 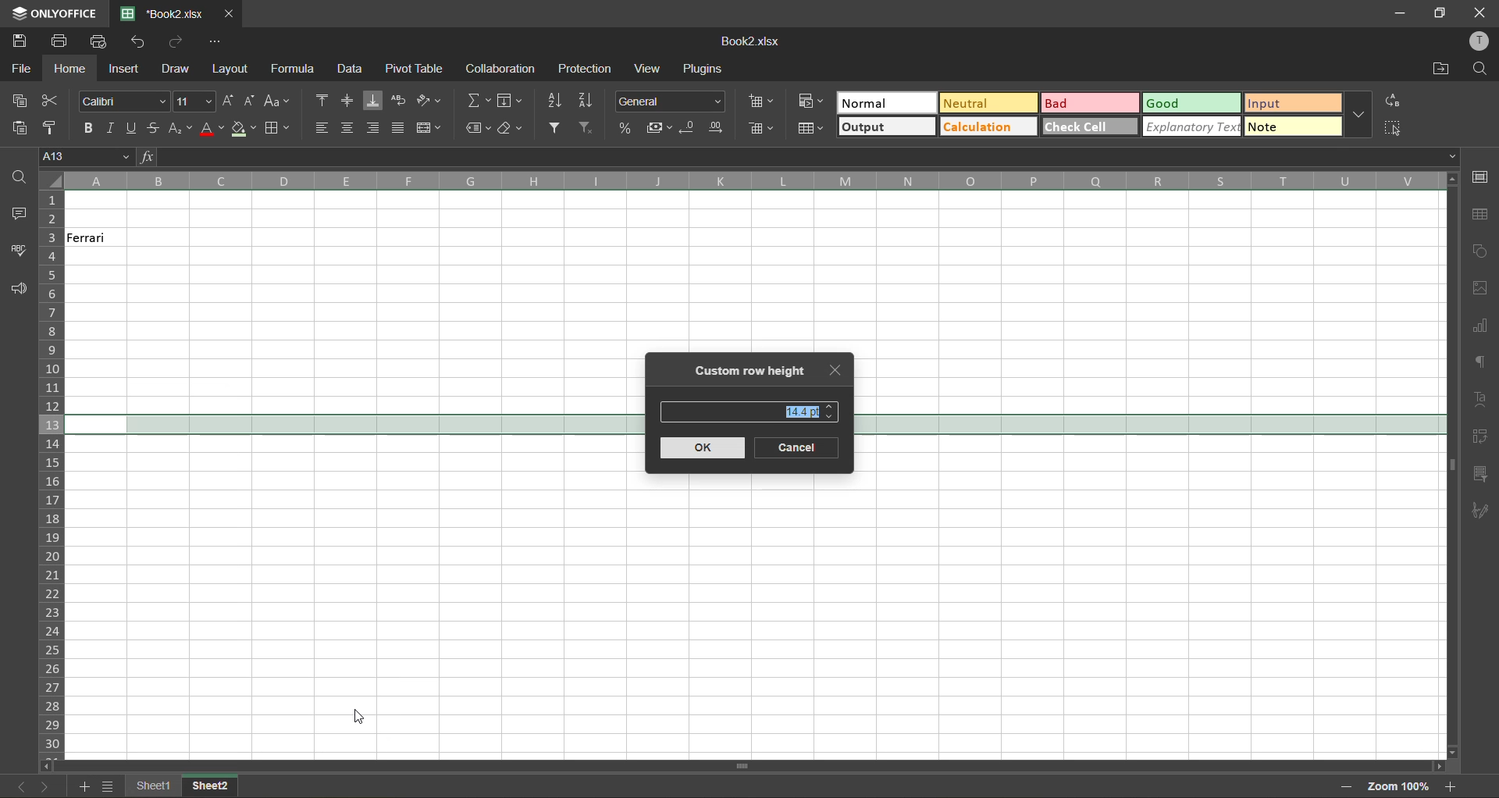 What do you see at coordinates (229, 69) in the screenshot?
I see `layout` at bounding box center [229, 69].